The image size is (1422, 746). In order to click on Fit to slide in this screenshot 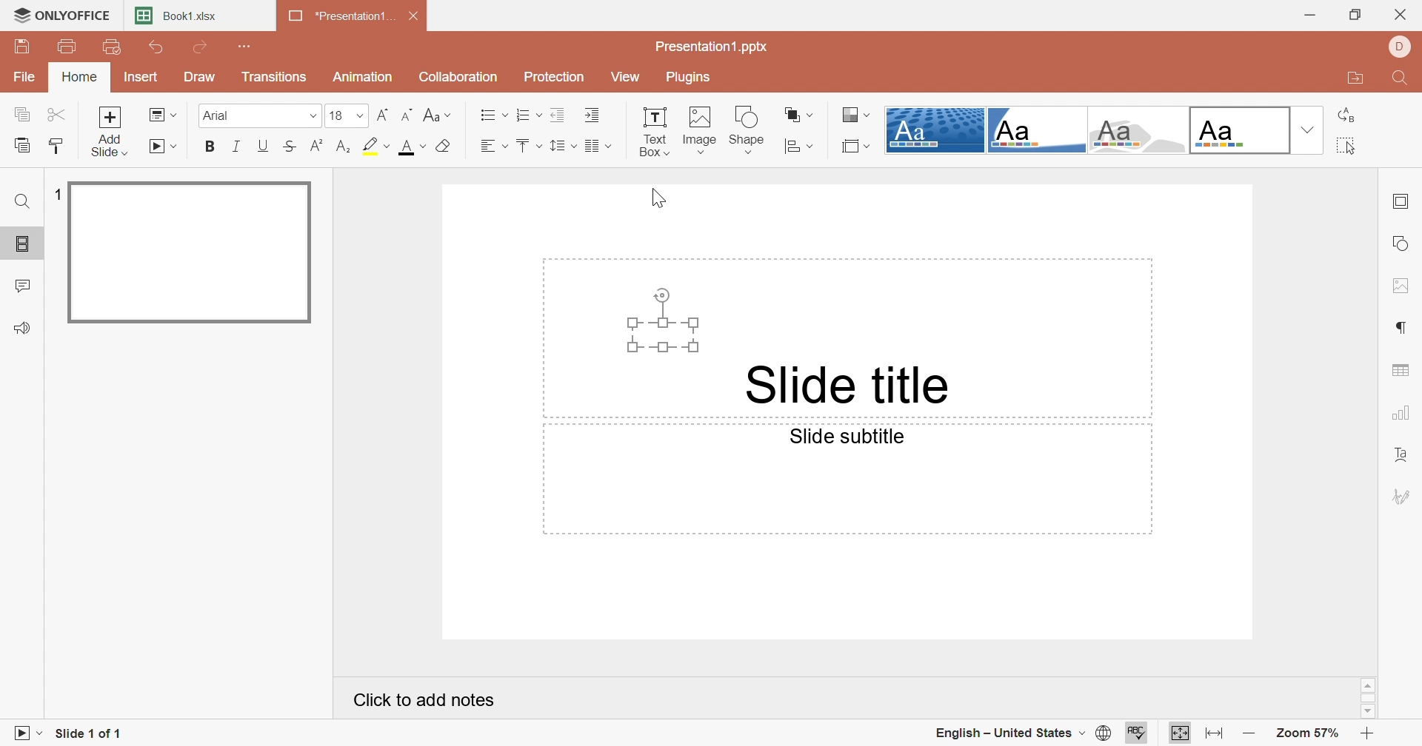, I will do `click(1178, 732)`.